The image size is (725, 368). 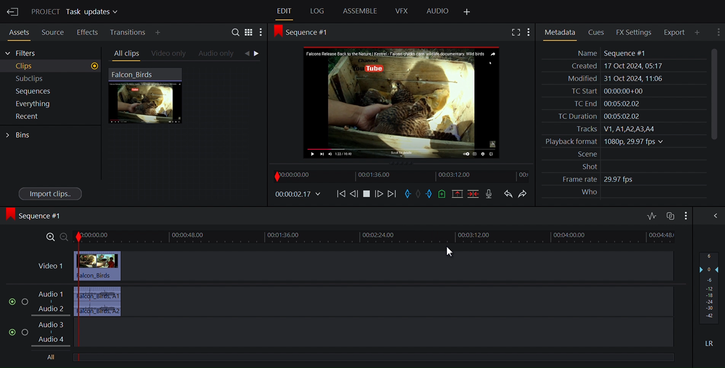 I want to click on VFX, so click(x=402, y=11).